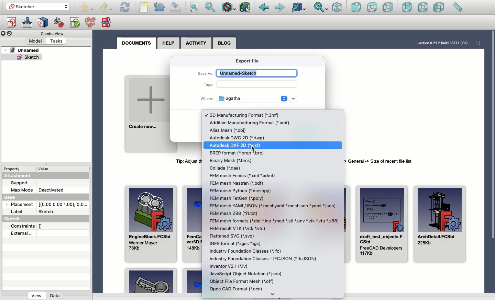 The height and width of the screenshot is (300, 495). Describe the element at coordinates (231, 161) in the screenshot. I see `Binary mesh` at that location.